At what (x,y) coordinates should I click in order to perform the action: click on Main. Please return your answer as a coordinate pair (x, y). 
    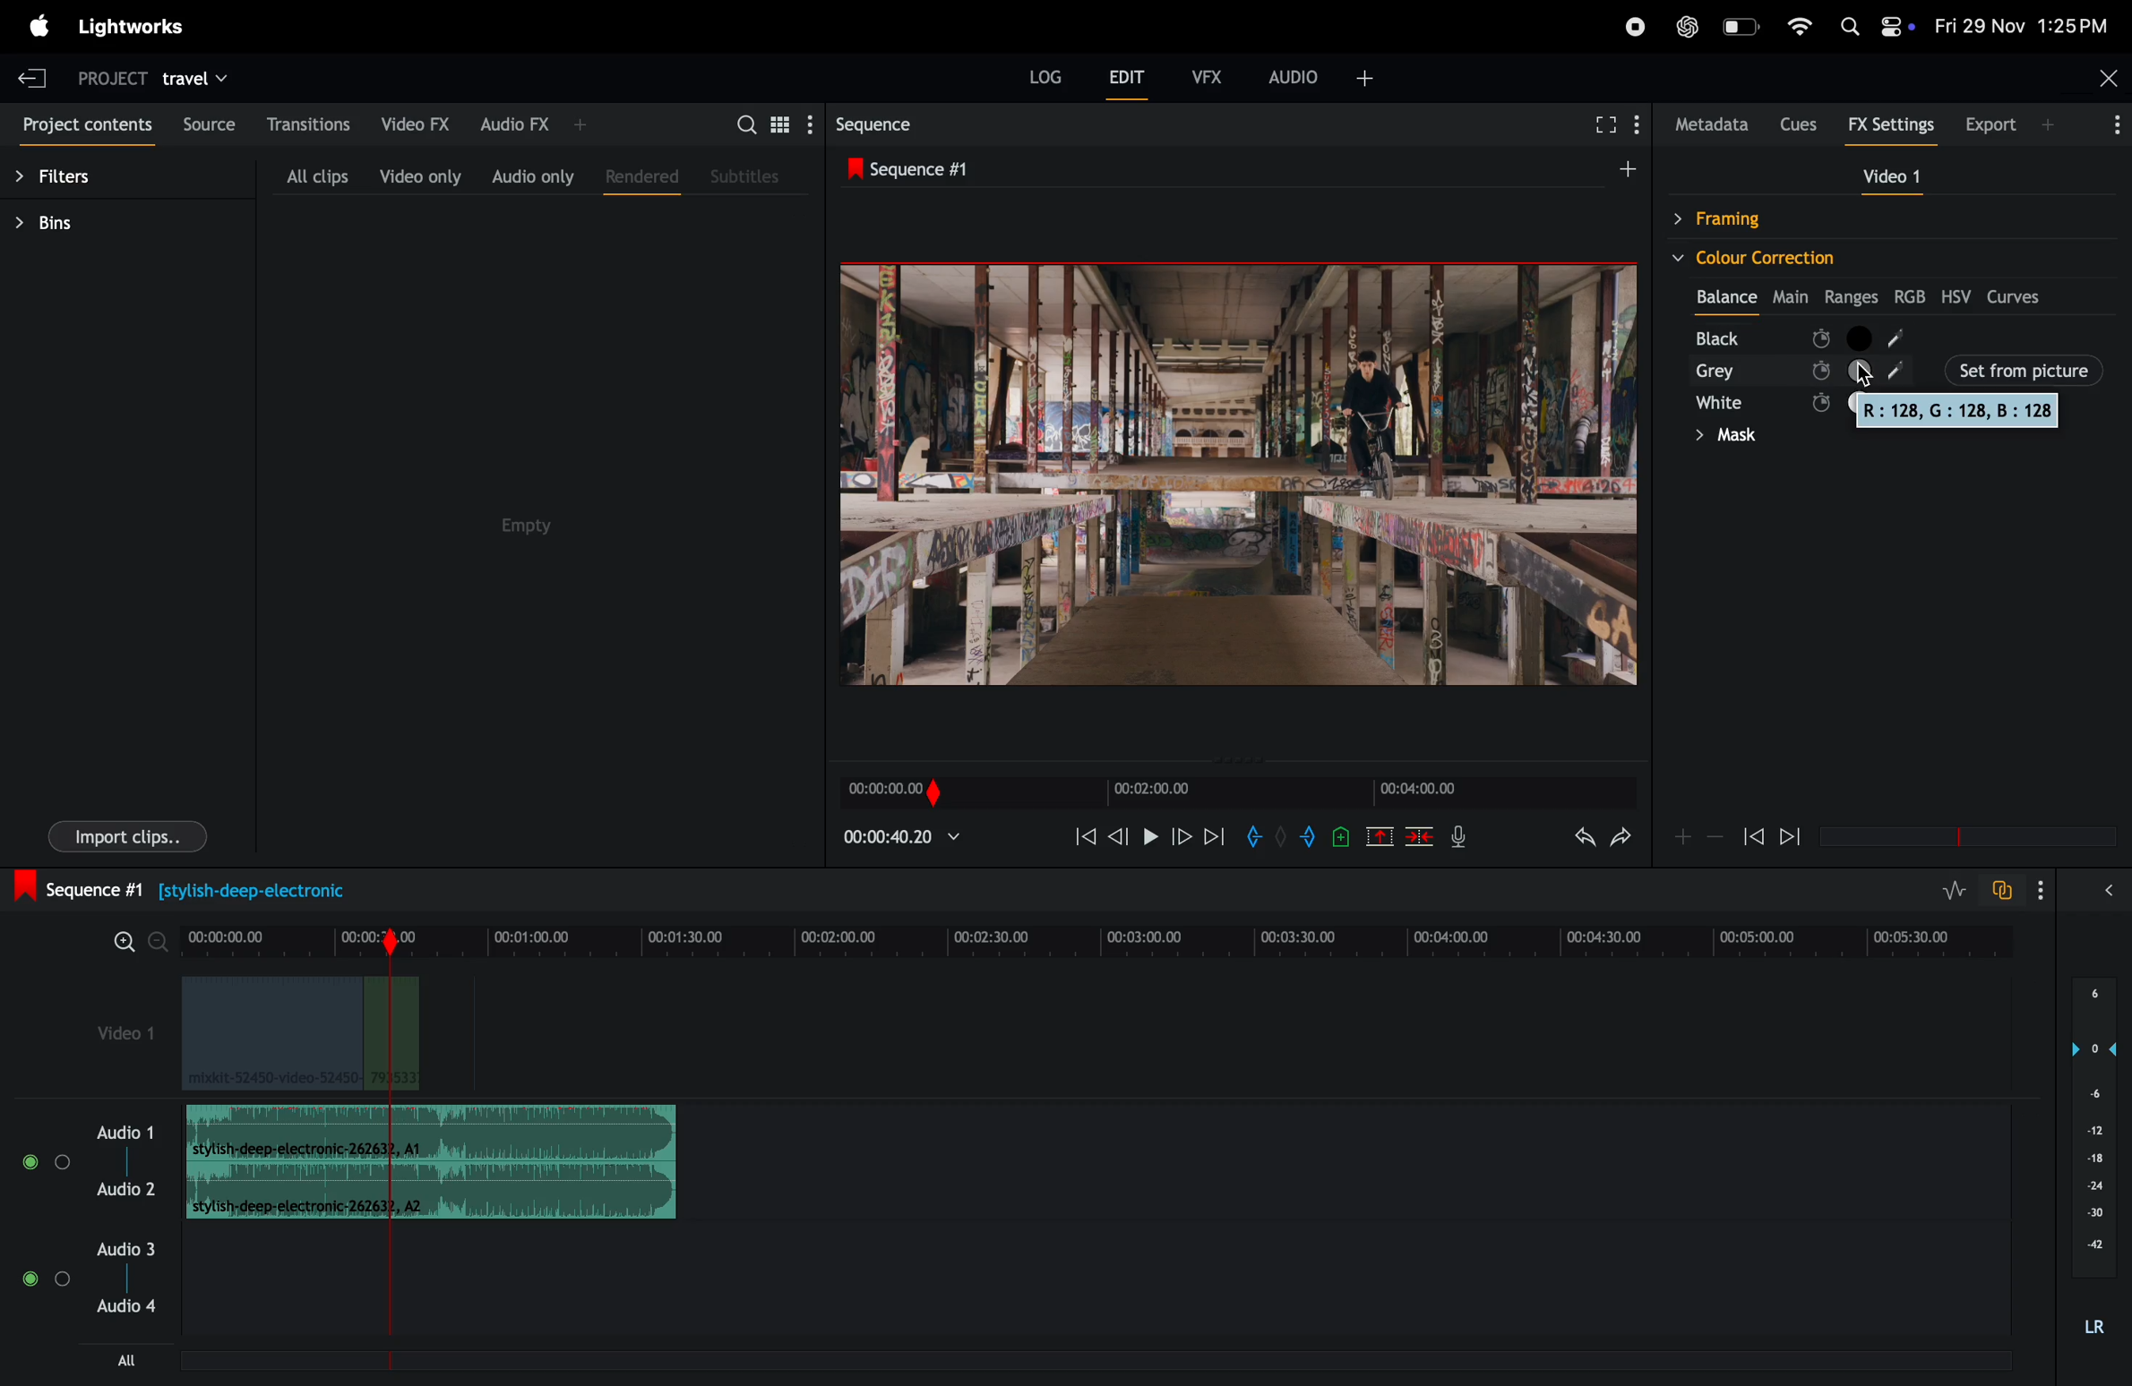
    Looking at the image, I should click on (1792, 294).